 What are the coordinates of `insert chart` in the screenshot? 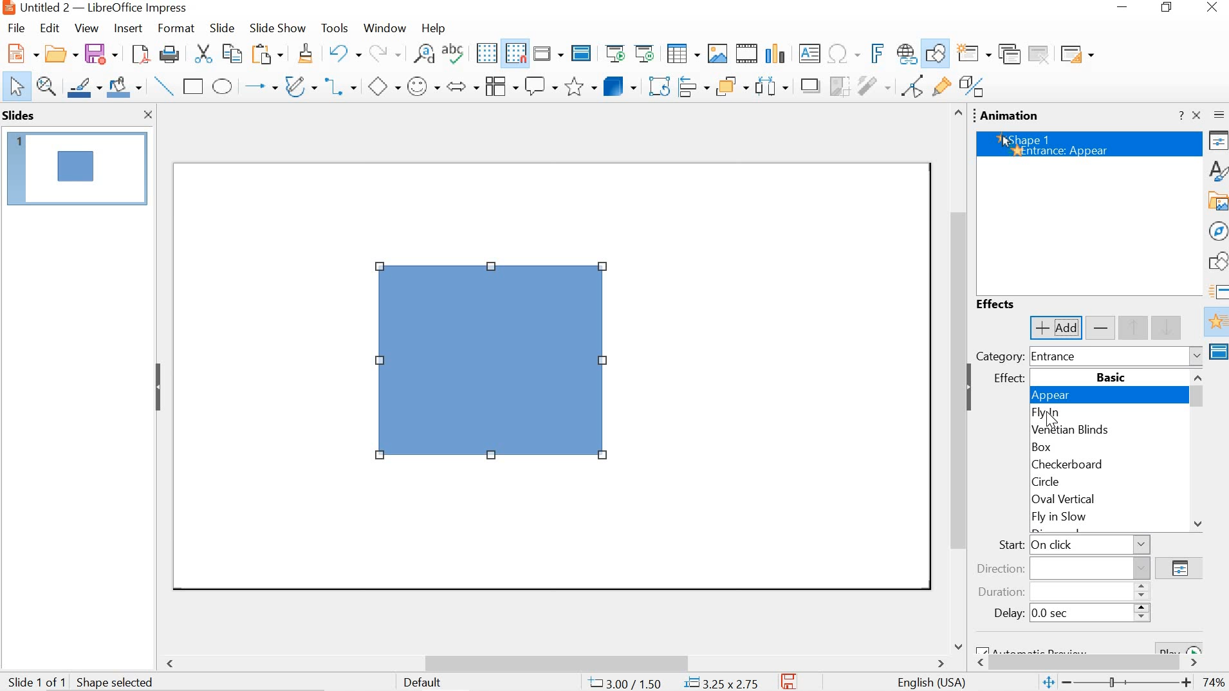 It's located at (775, 54).